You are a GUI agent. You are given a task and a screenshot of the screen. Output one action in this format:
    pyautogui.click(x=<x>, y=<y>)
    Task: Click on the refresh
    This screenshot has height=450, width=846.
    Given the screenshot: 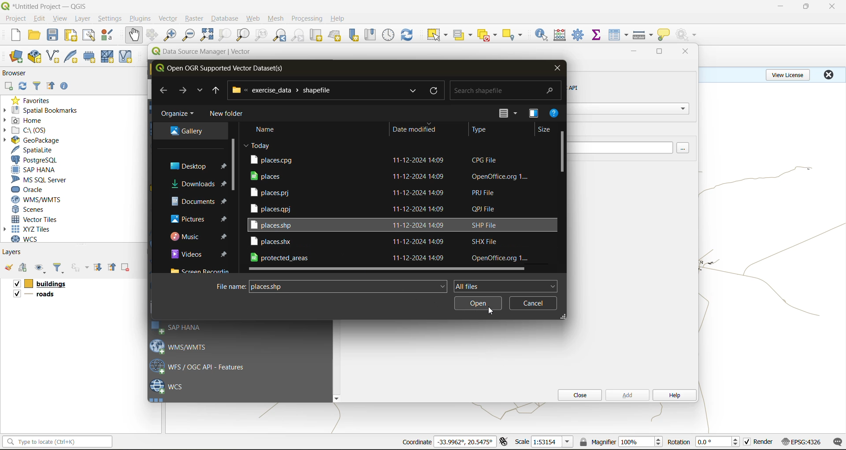 What is the action you would take?
    pyautogui.click(x=437, y=91)
    